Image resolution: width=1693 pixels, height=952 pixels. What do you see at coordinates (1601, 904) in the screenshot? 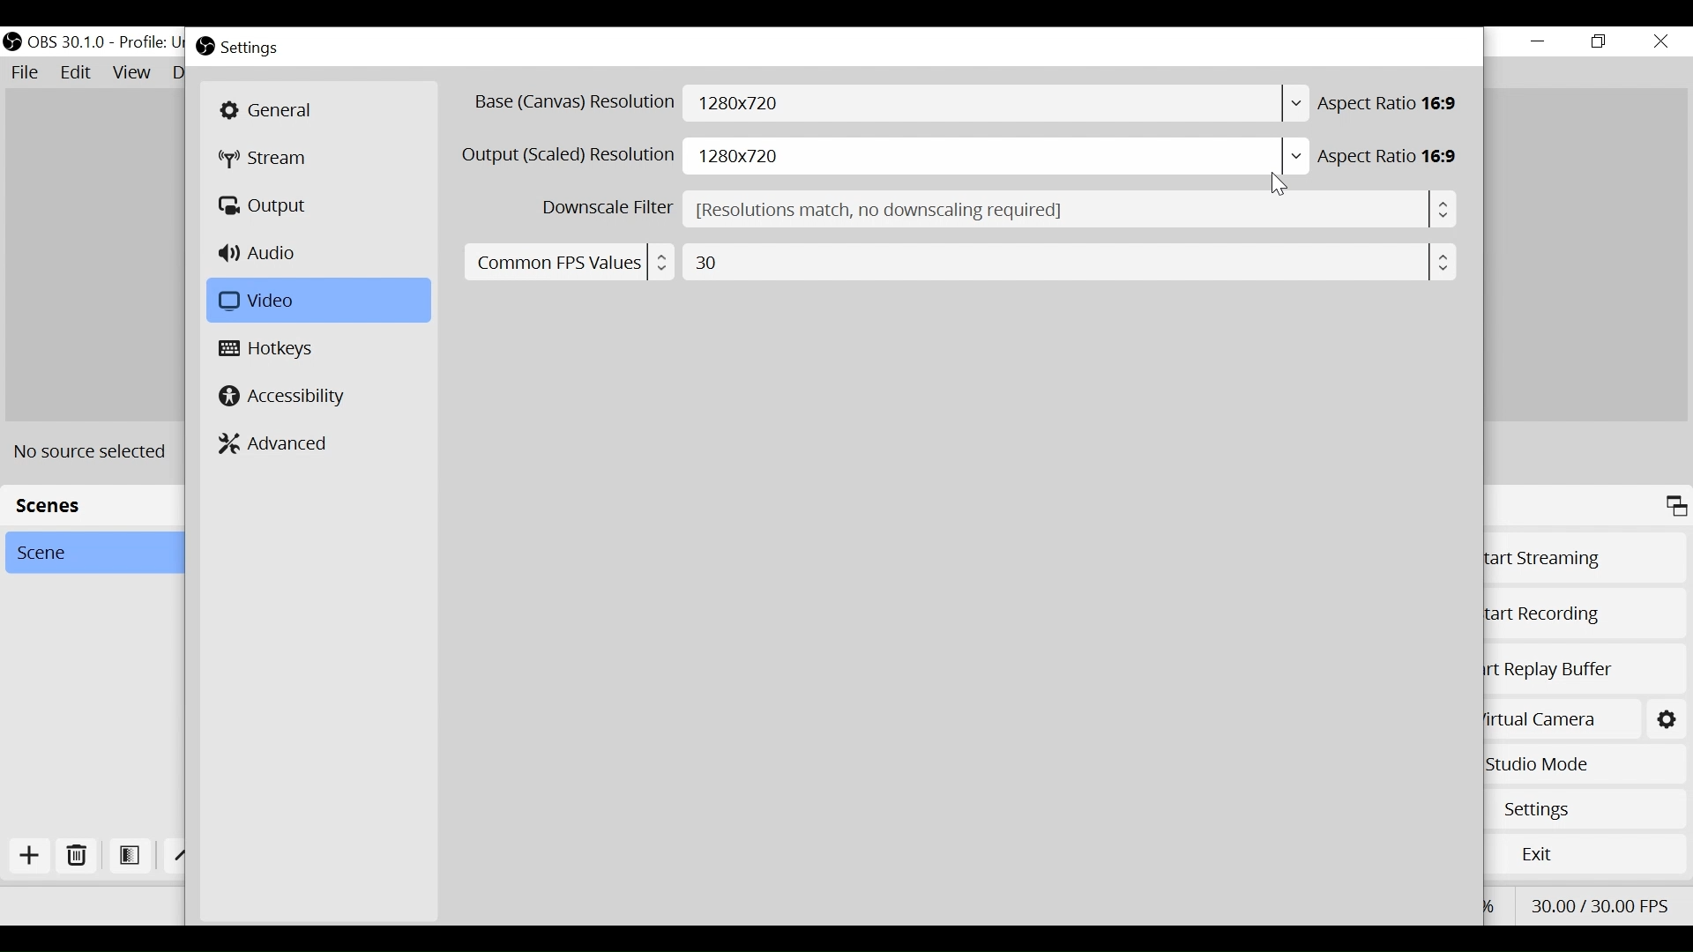
I see `FPS` at bounding box center [1601, 904].